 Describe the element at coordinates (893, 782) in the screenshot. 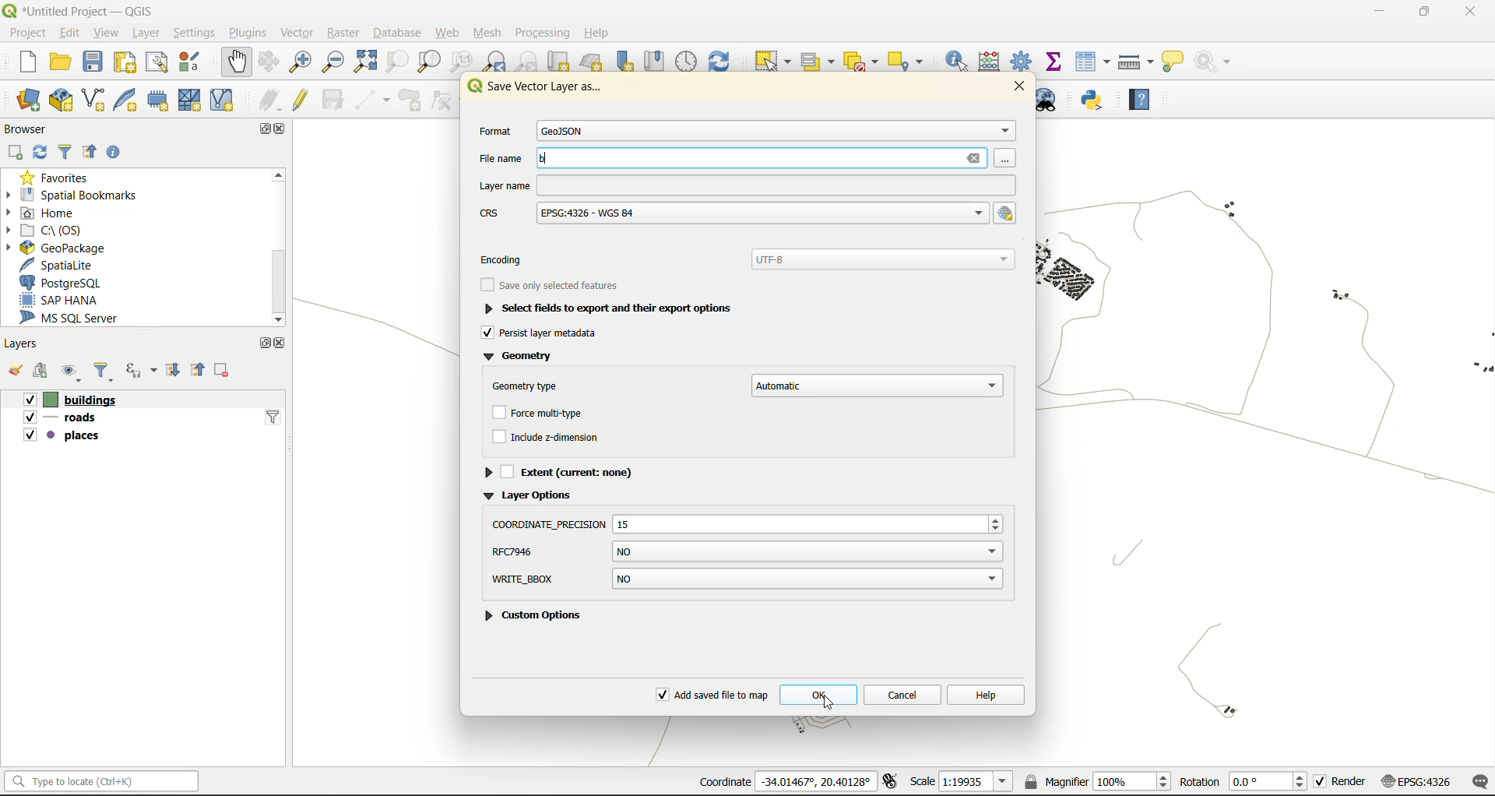

I see `toggle extents` at that location.